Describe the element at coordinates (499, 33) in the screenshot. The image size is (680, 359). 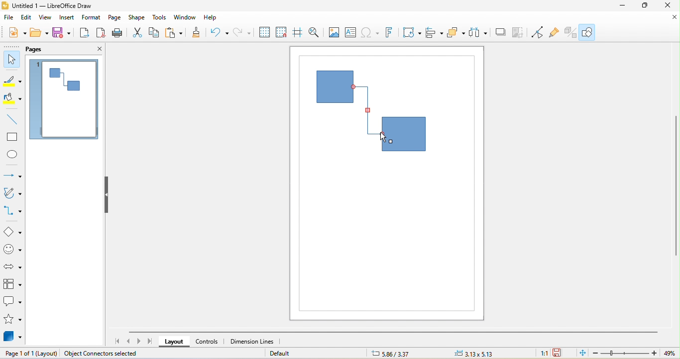
I see `shadow` at that location.